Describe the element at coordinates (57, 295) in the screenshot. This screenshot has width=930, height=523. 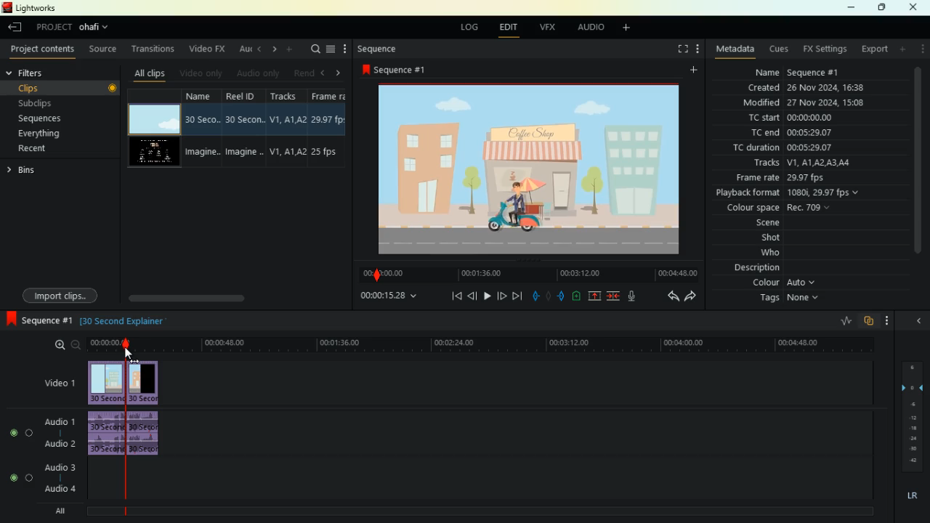
I see `import clips` at that location.